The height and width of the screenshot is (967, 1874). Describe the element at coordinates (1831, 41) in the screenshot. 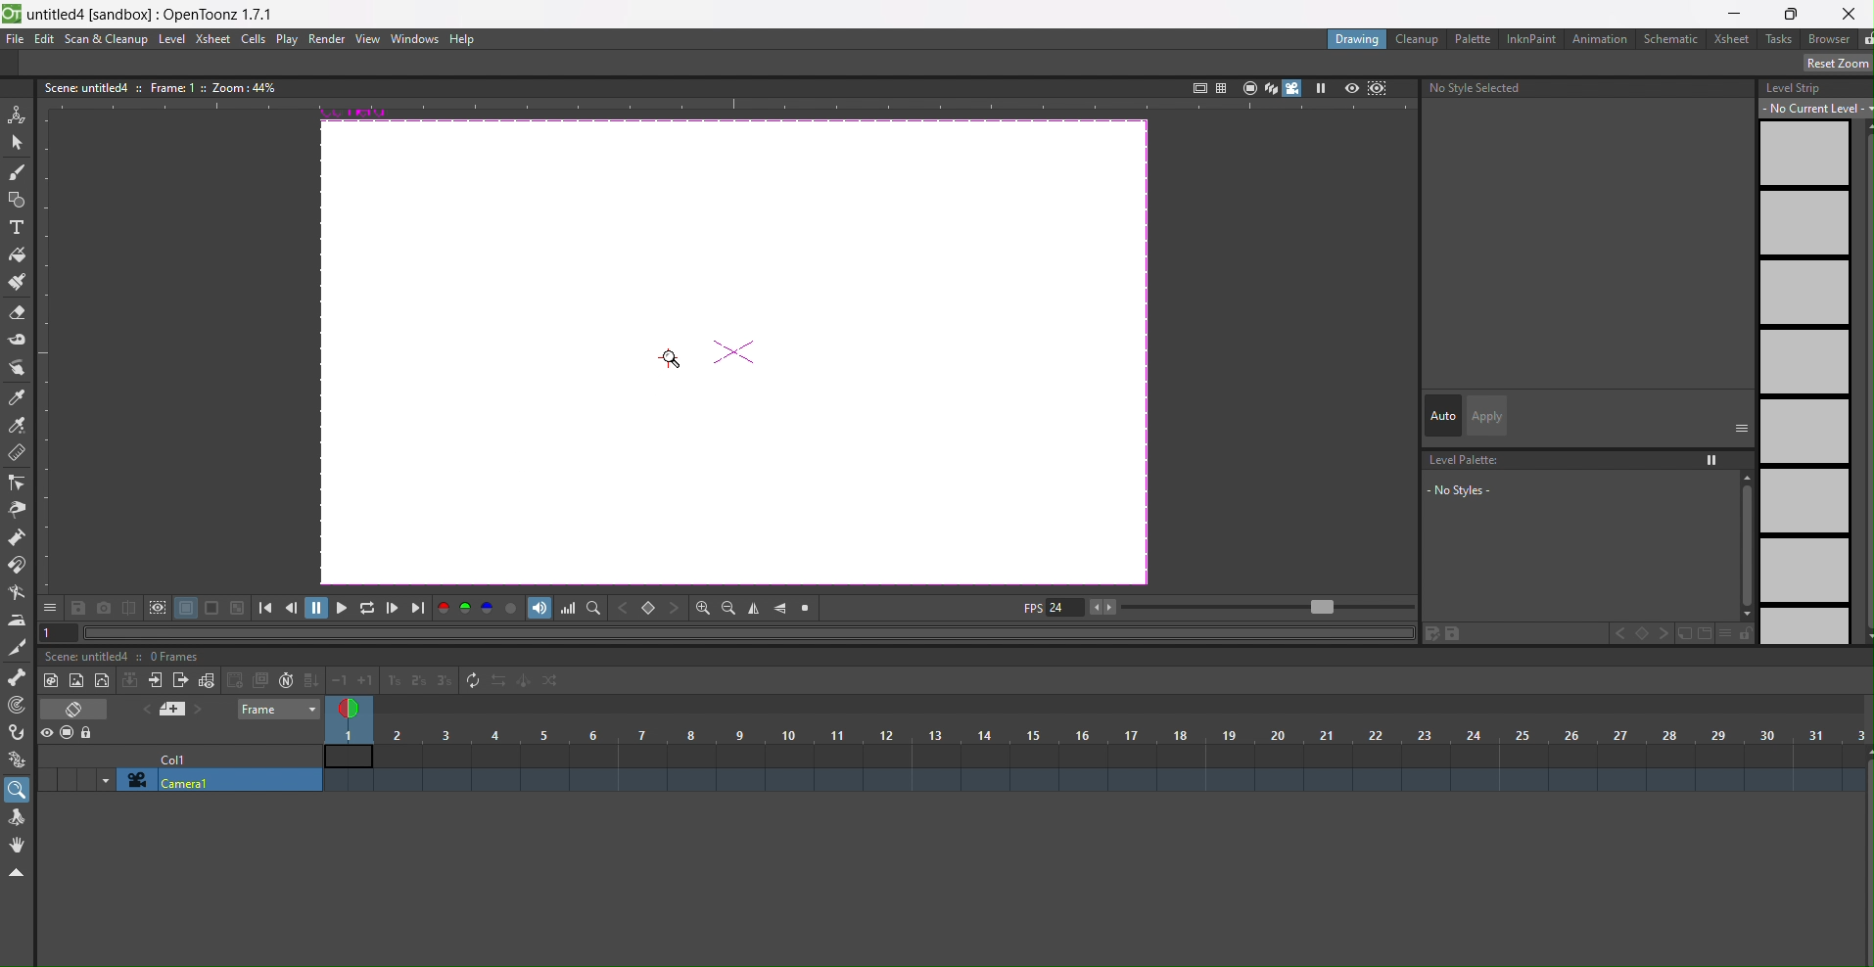

I see `browser` at that location.